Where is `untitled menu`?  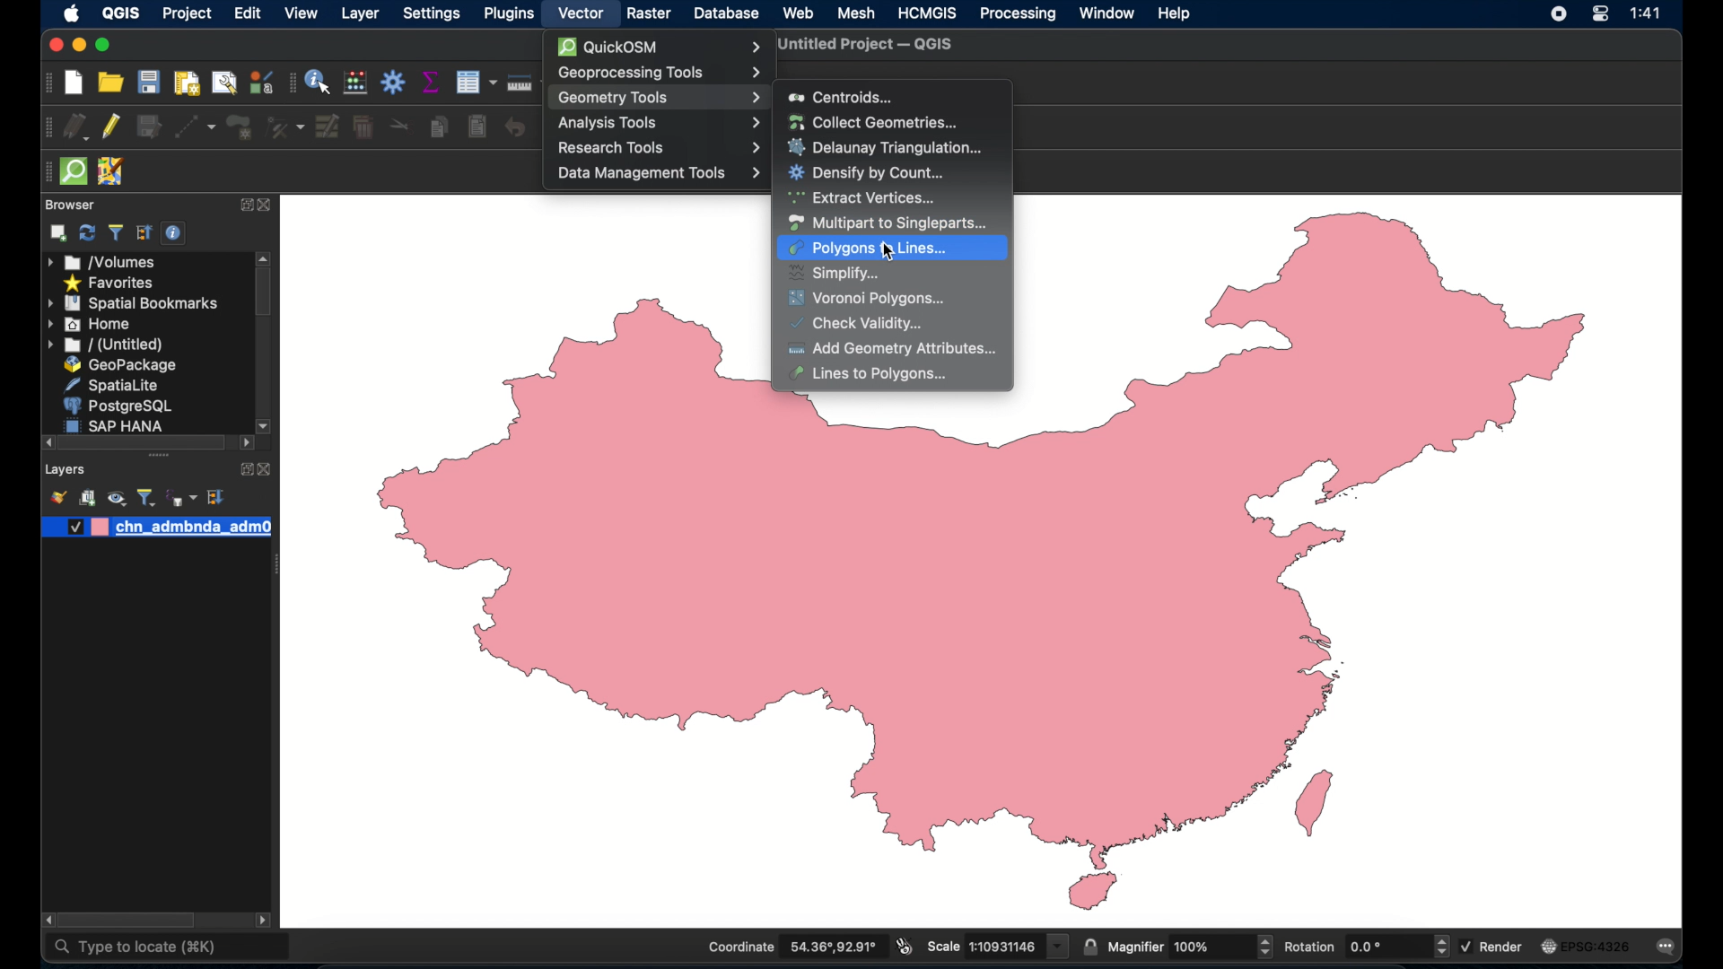 untitled menu is located at coordinates (105, 345).